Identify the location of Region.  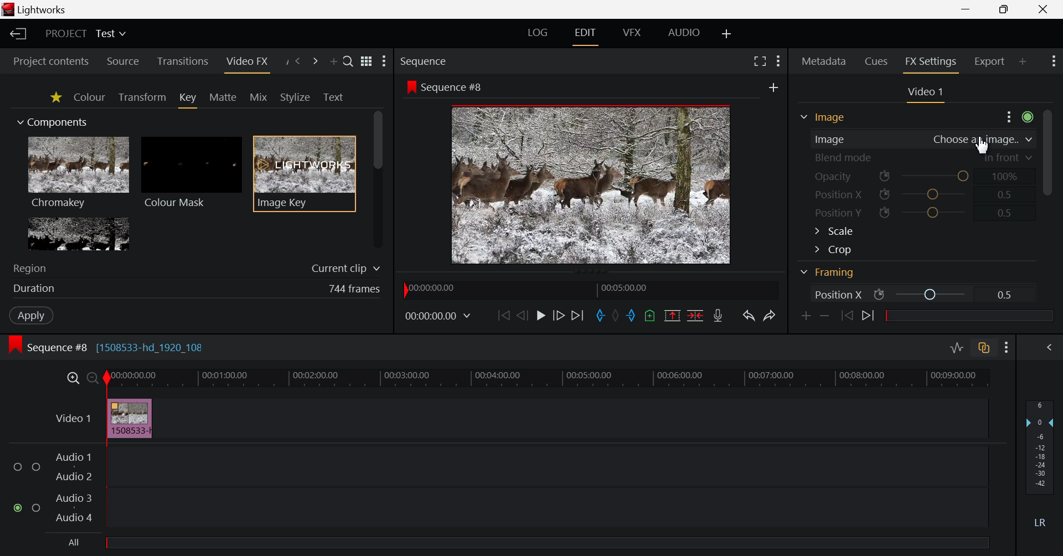
(30, 269).